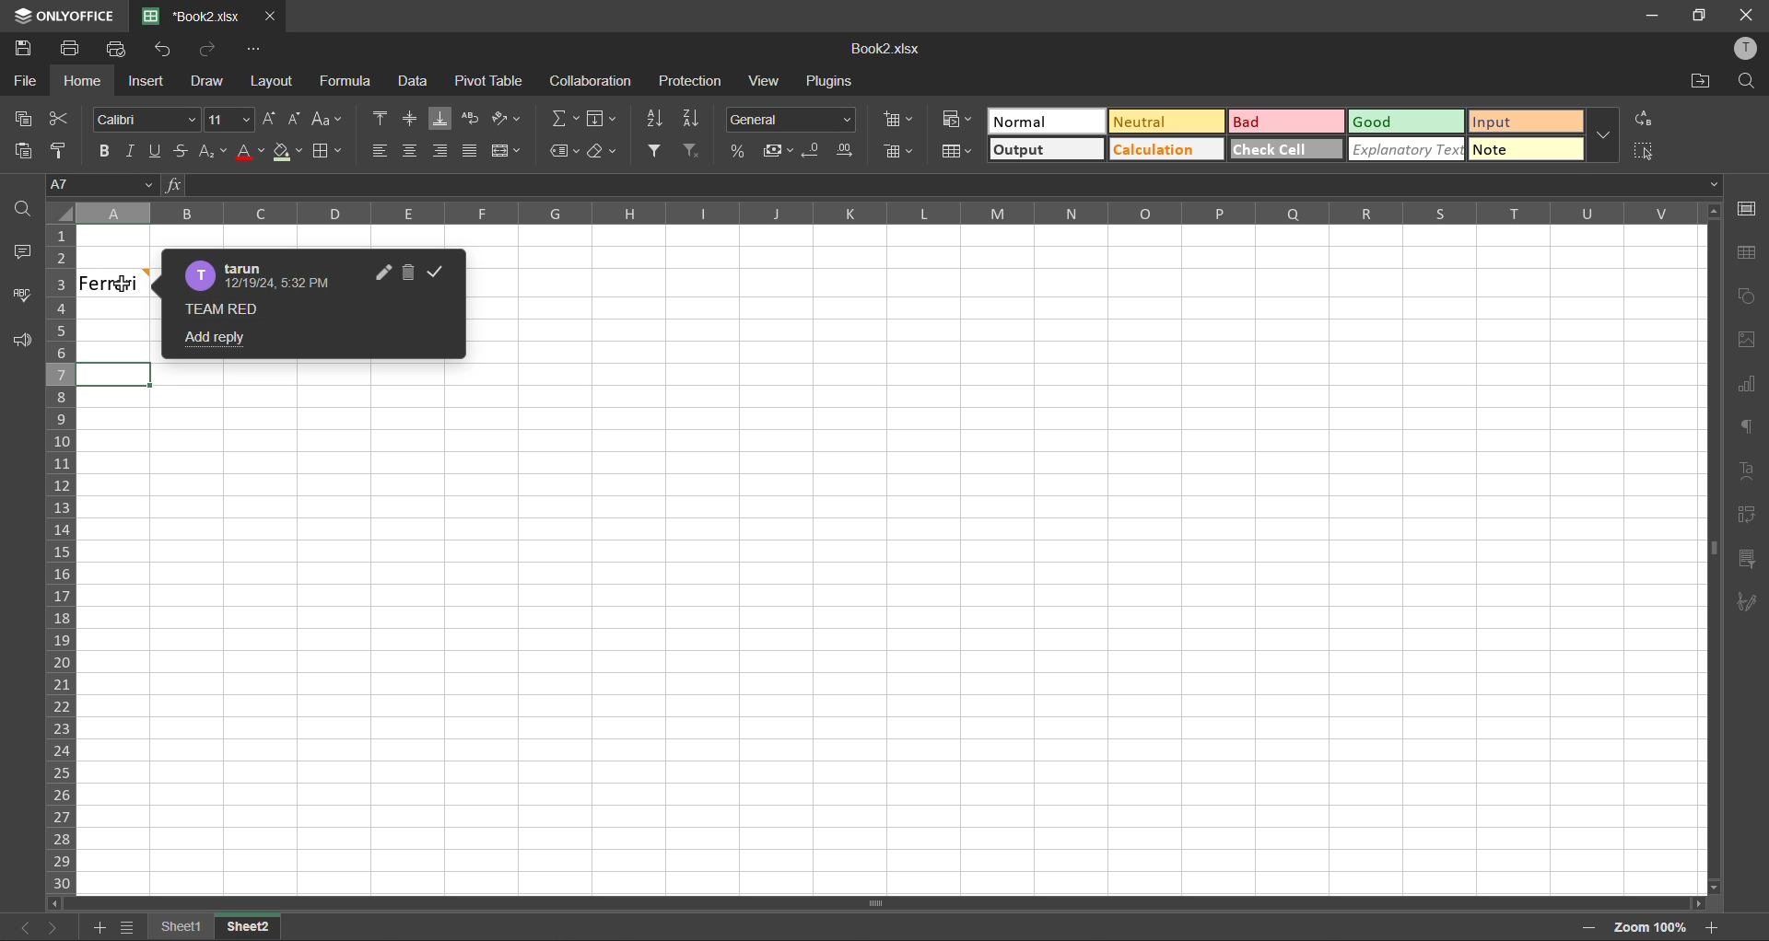  Describe the element at coordinates (1749, 79) in the screenshot. I see `Find` at that location.